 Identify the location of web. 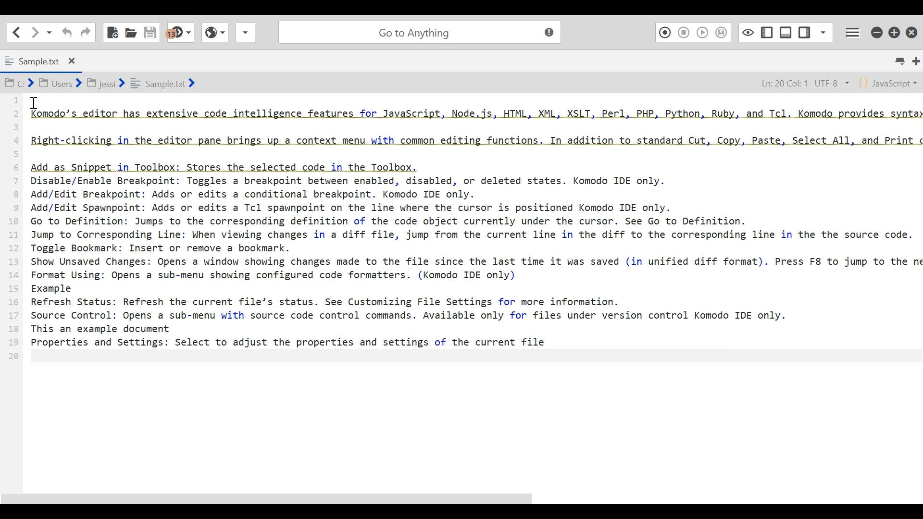
(213, 35).